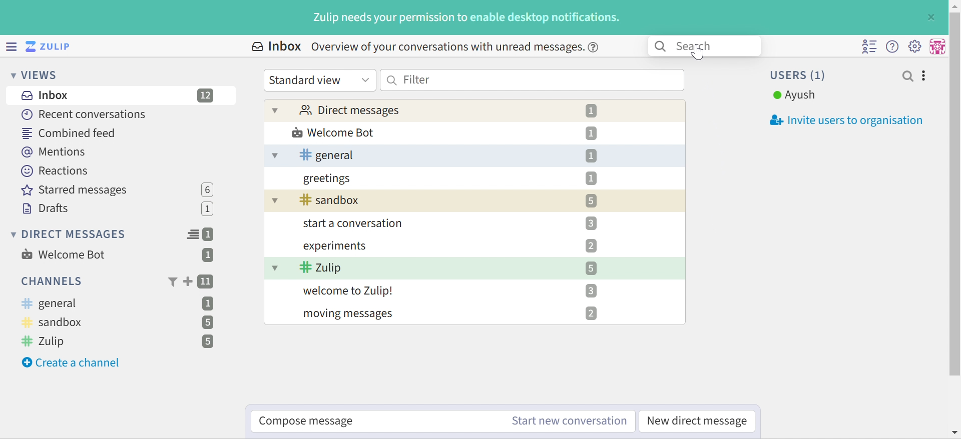  What do you see at coordinates (358, 223) in the screenshot?
I see `start a conversation` at bounding box center [358, 223].